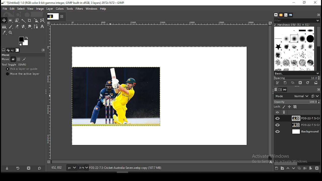  Describe the element at coordinates (297, 73) in the screenshot. I see `brush presets` at that location.